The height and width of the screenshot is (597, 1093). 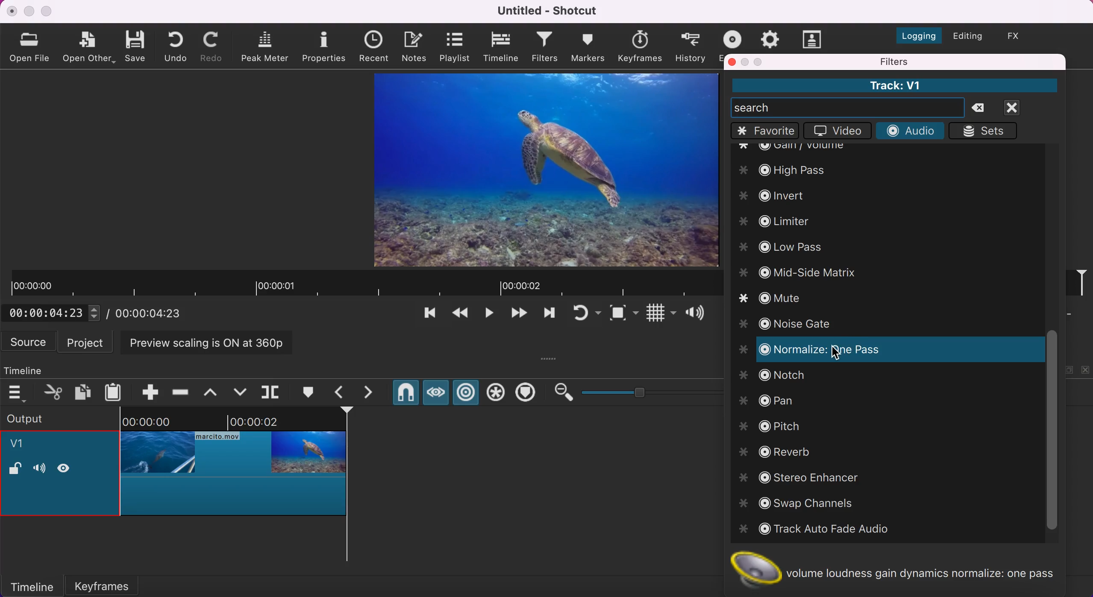 I want to click on jobs, so click(x=770, y=38).